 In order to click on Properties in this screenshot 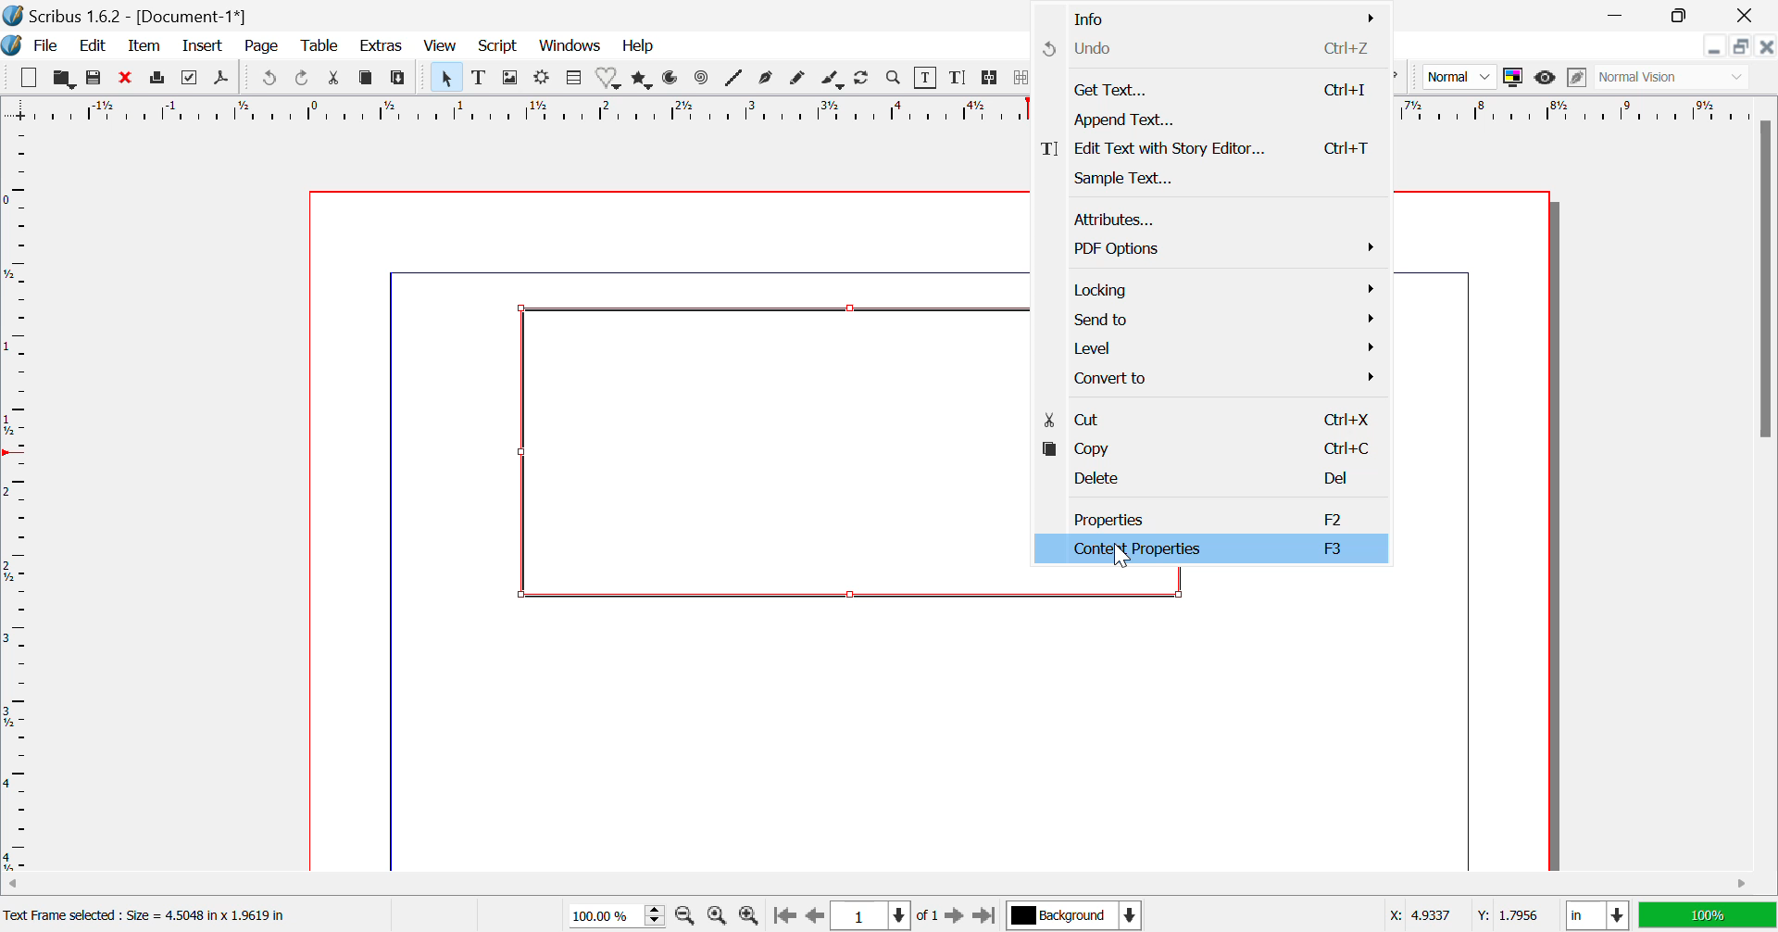, I will do `click(1215, 514)`.